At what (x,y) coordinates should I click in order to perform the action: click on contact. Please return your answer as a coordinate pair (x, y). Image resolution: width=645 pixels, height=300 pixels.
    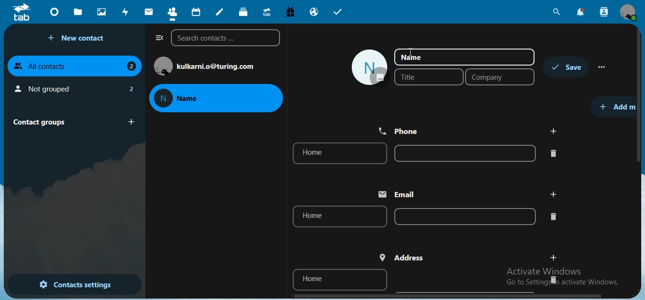
    Looking at the image, I should click on (172, 11).